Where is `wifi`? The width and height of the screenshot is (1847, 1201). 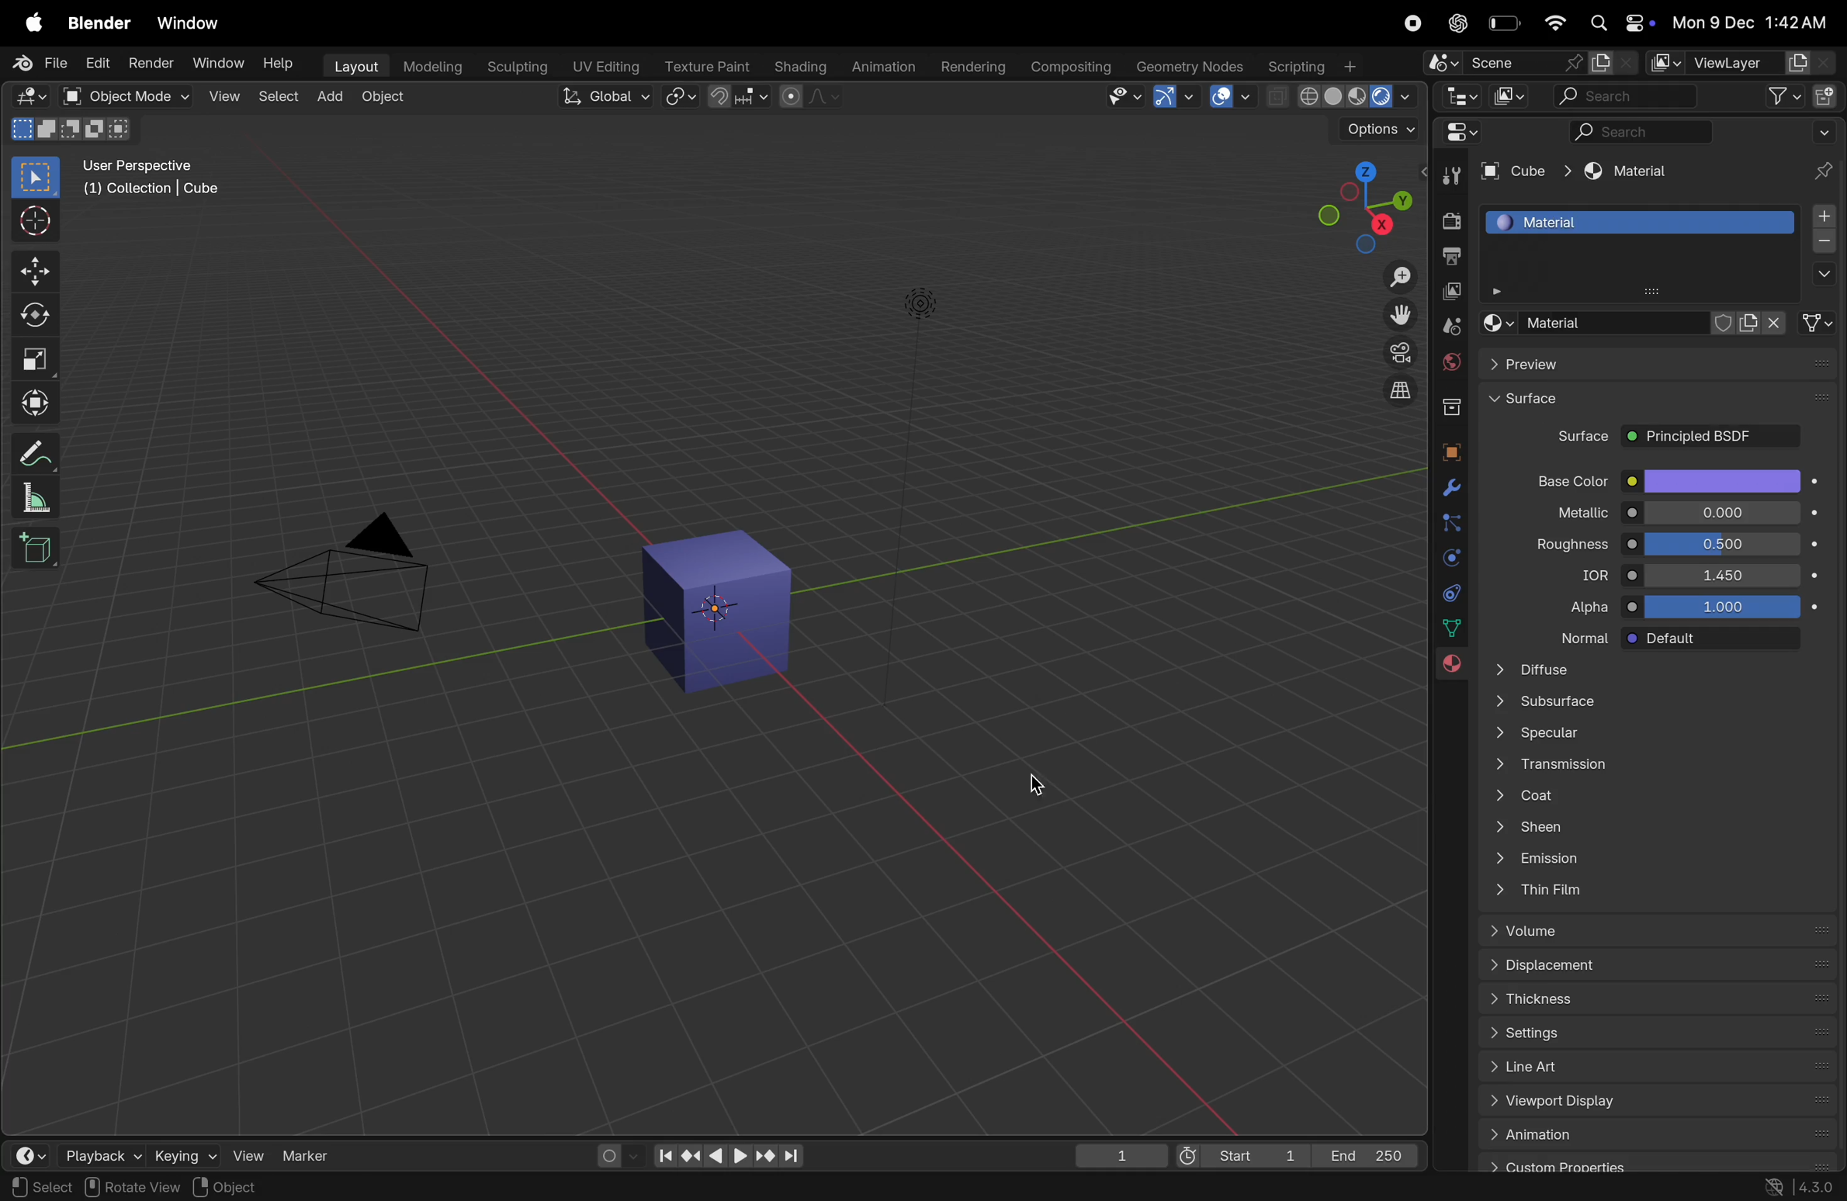
wifi is located at coordinates (1553, 22).